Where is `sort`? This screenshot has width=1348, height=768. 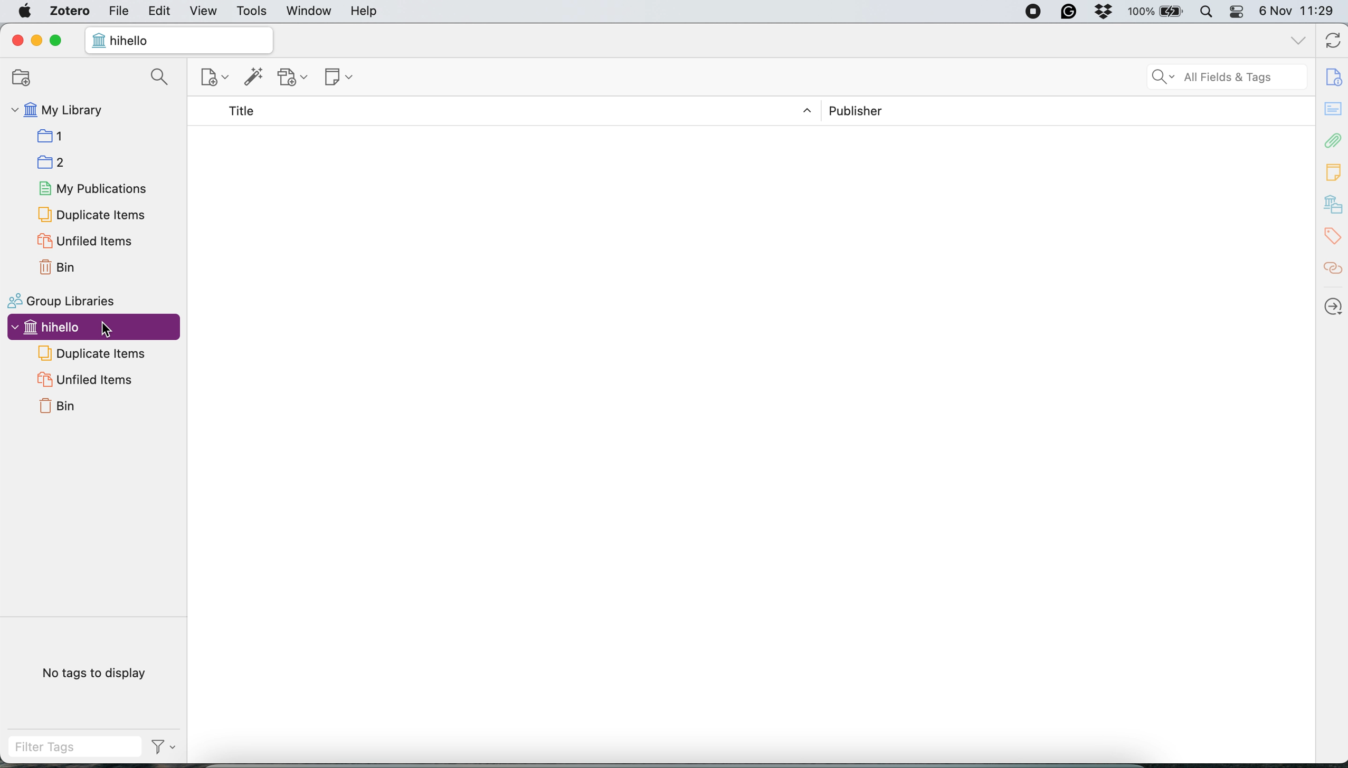 sort is located at coordinates (806, 111).